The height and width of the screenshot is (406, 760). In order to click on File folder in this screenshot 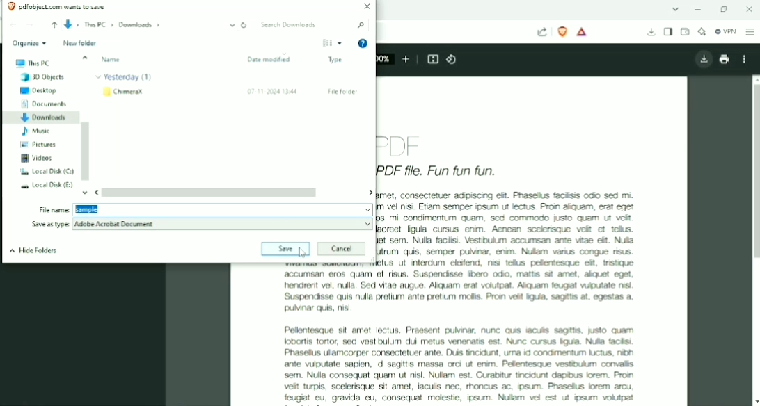, I will do `click(343, 92)`.